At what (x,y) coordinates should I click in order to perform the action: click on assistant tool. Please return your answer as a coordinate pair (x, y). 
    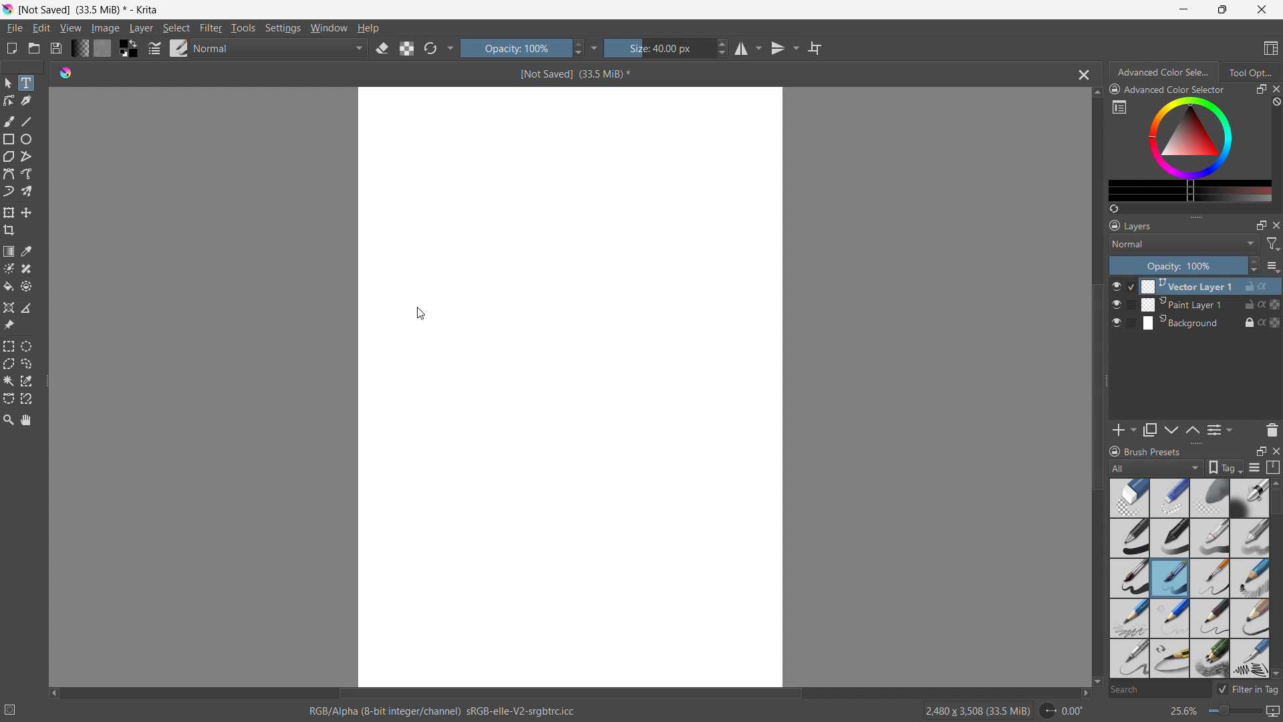
    Looking at the image, I should click on (9, 308).